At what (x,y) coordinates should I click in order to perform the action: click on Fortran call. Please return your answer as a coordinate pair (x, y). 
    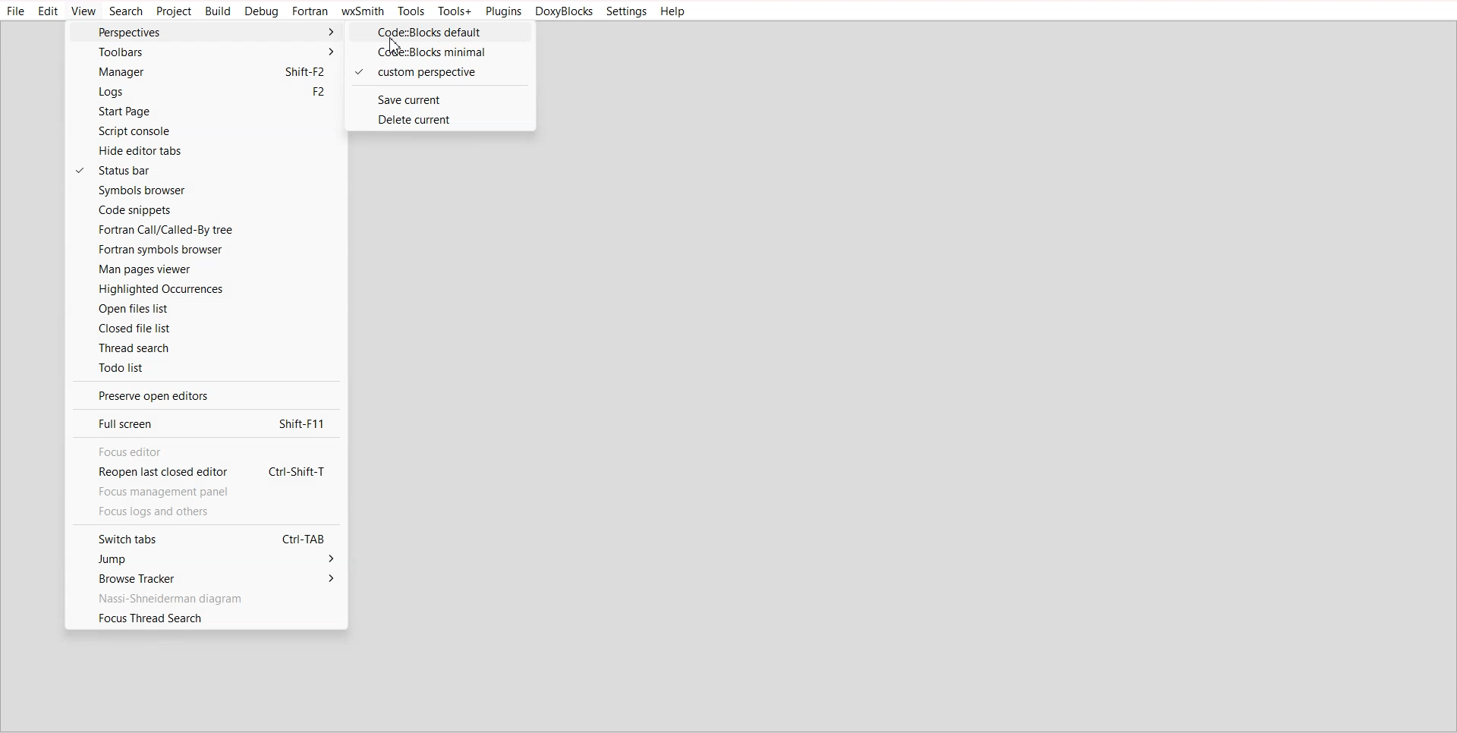
    Looking at the image, I should click on (205, 229).